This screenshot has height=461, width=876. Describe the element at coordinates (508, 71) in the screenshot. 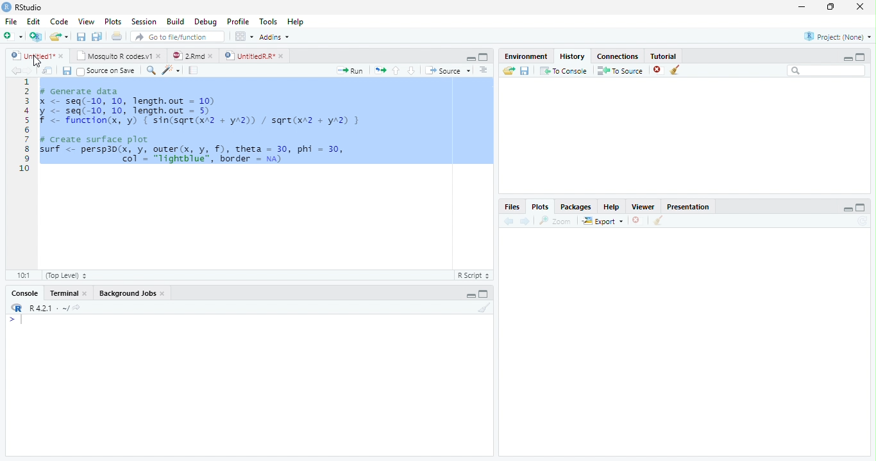

I see `Load history from an existing file` at that location.